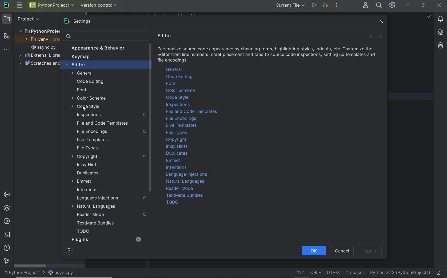  I want to click on Scroll Bar, so click(150, 118).